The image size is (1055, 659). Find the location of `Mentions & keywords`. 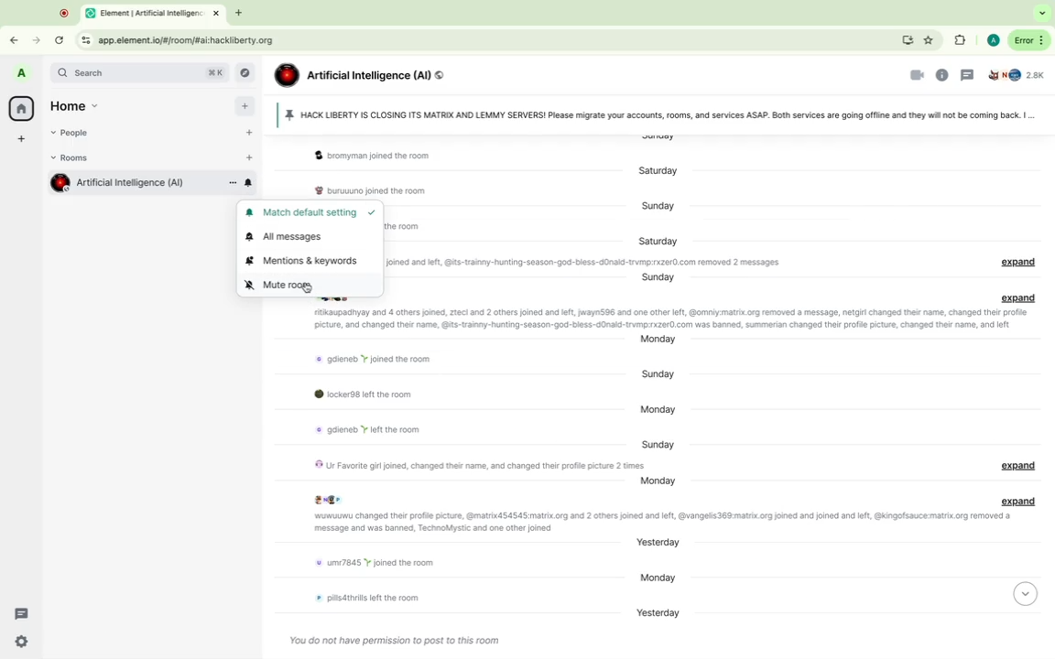

Mentions & keywords is located at coordinates (302, 259).